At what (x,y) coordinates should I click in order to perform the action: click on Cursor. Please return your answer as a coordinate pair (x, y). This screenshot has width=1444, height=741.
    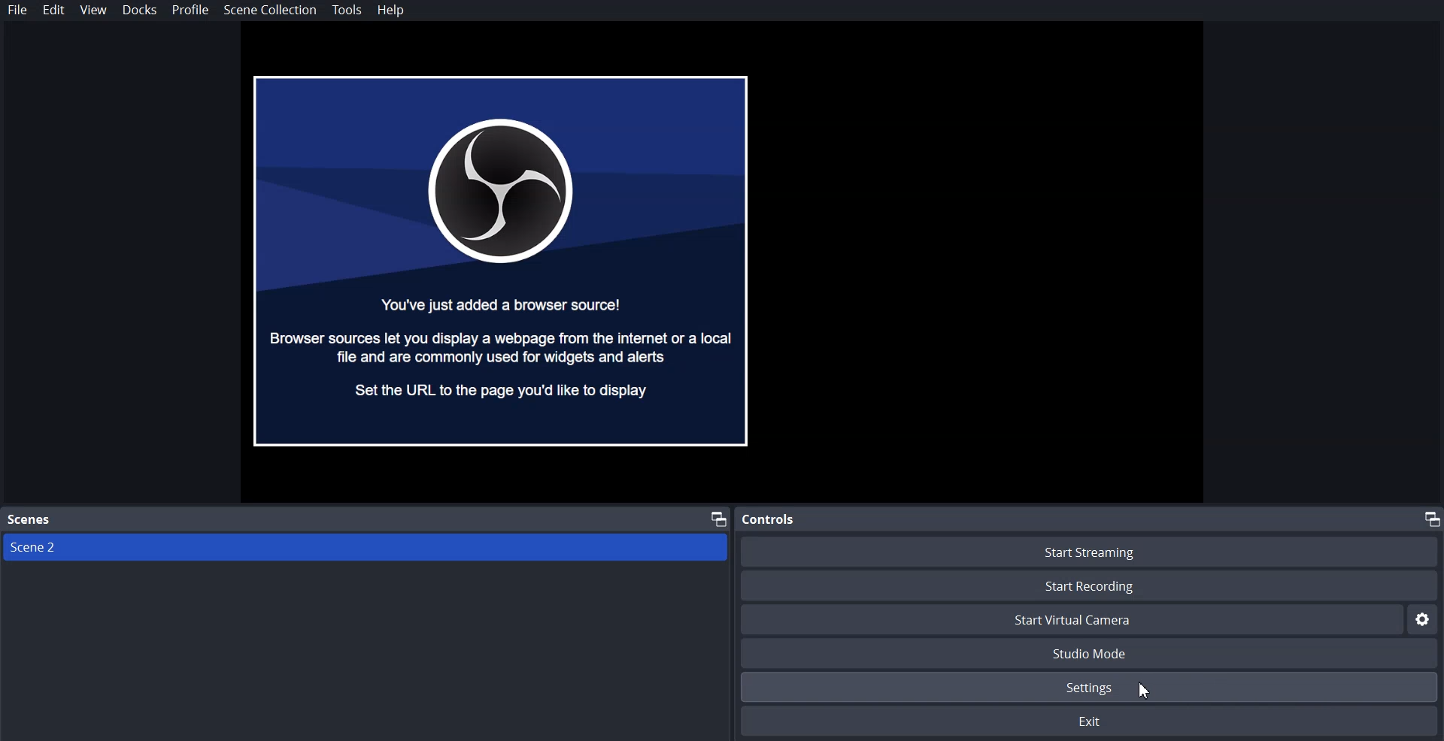
    Looking at the image, I should click on (1147, 688).